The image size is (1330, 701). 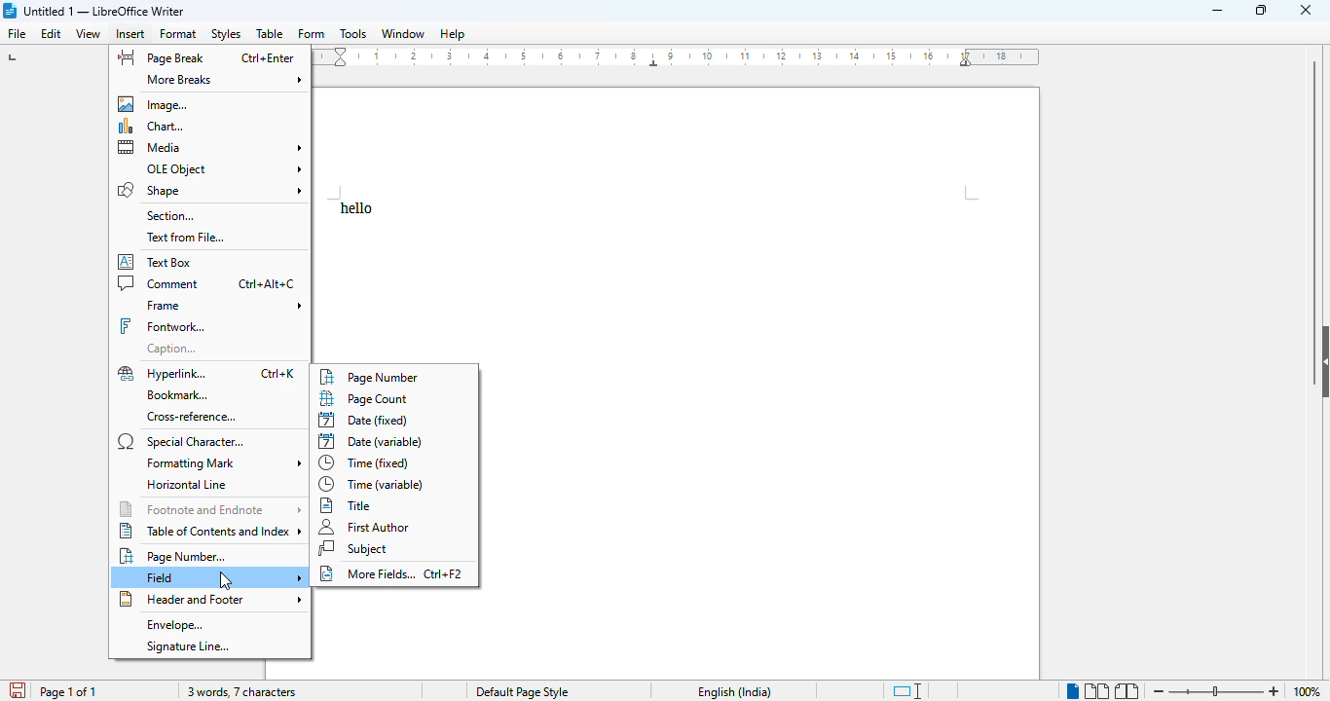 What do you see at coordinates (105, 11) in the screenshot?
I see `title` at bounding box center [105, 11].